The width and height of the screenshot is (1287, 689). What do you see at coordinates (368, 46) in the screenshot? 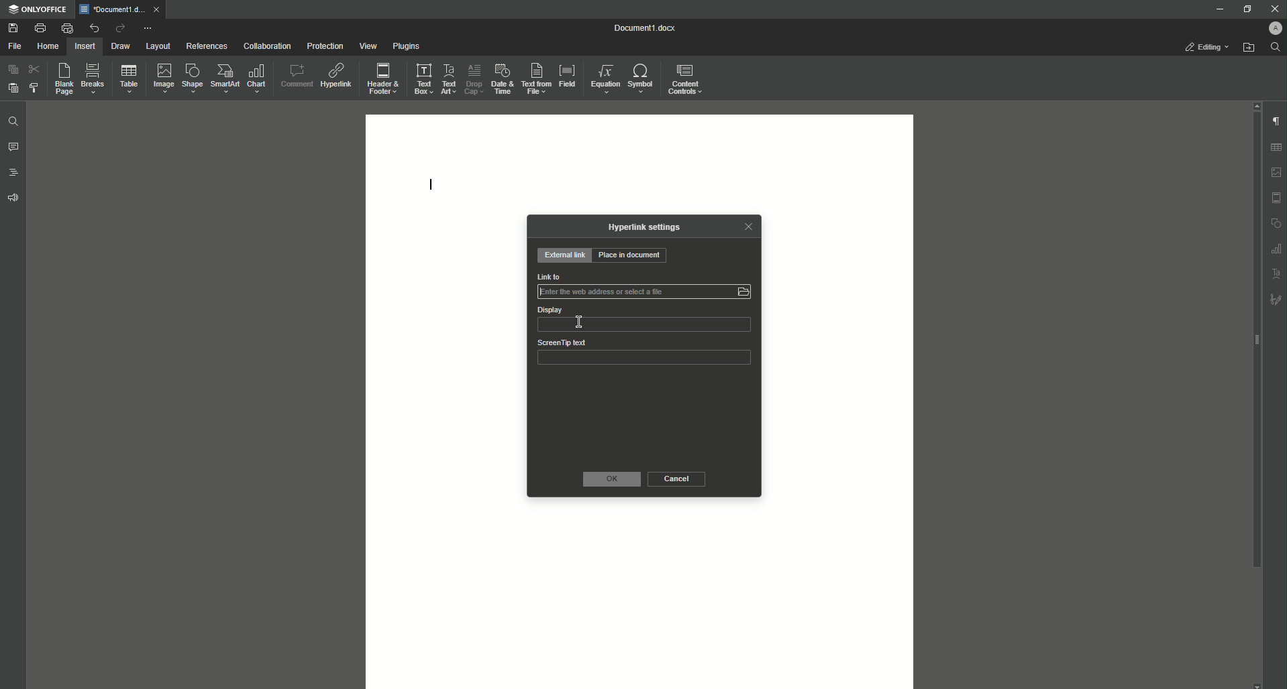
I see `View` at bounding box center [368, 46].